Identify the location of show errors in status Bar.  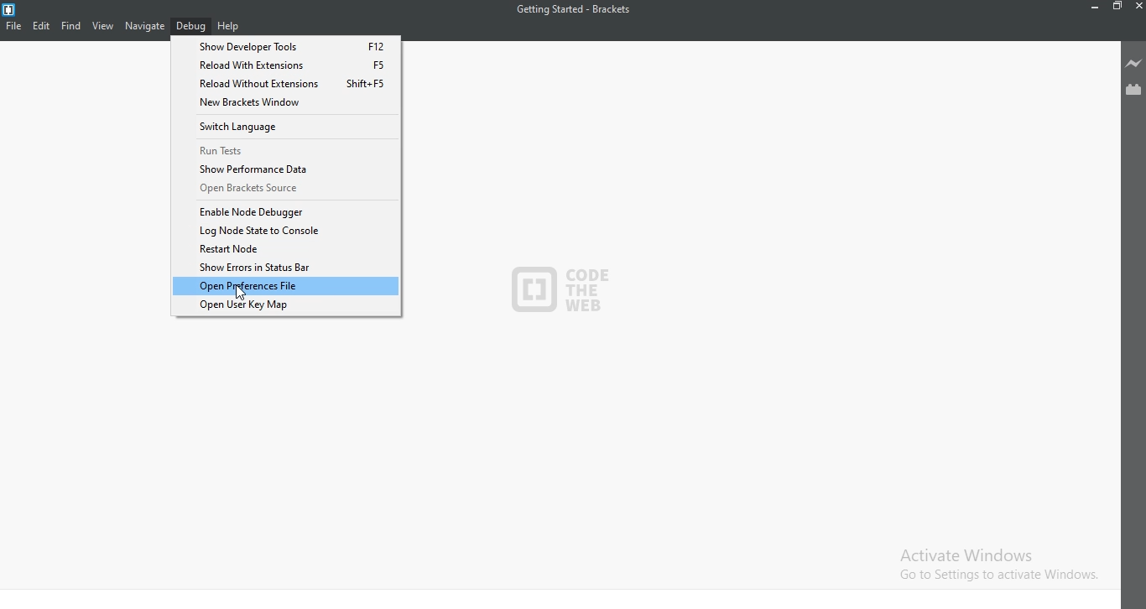
(284, 268).